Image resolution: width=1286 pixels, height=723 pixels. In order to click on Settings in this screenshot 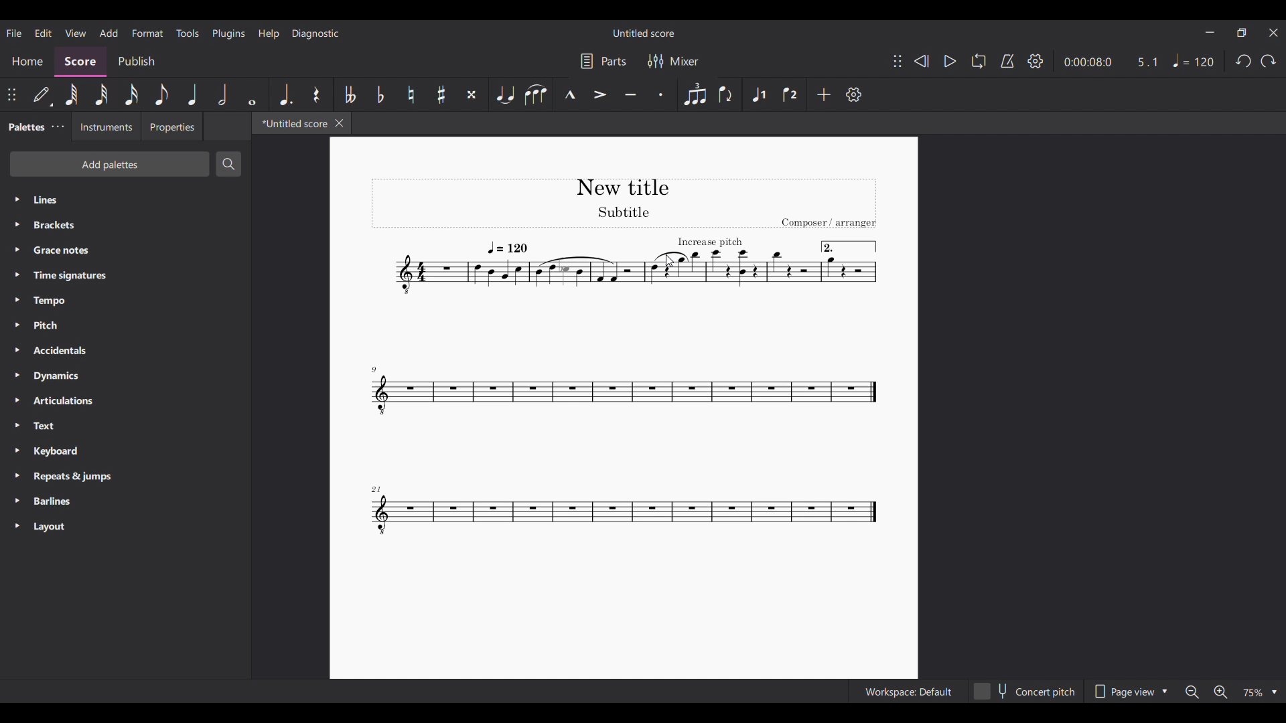, I will do `click(1035, 61)`.